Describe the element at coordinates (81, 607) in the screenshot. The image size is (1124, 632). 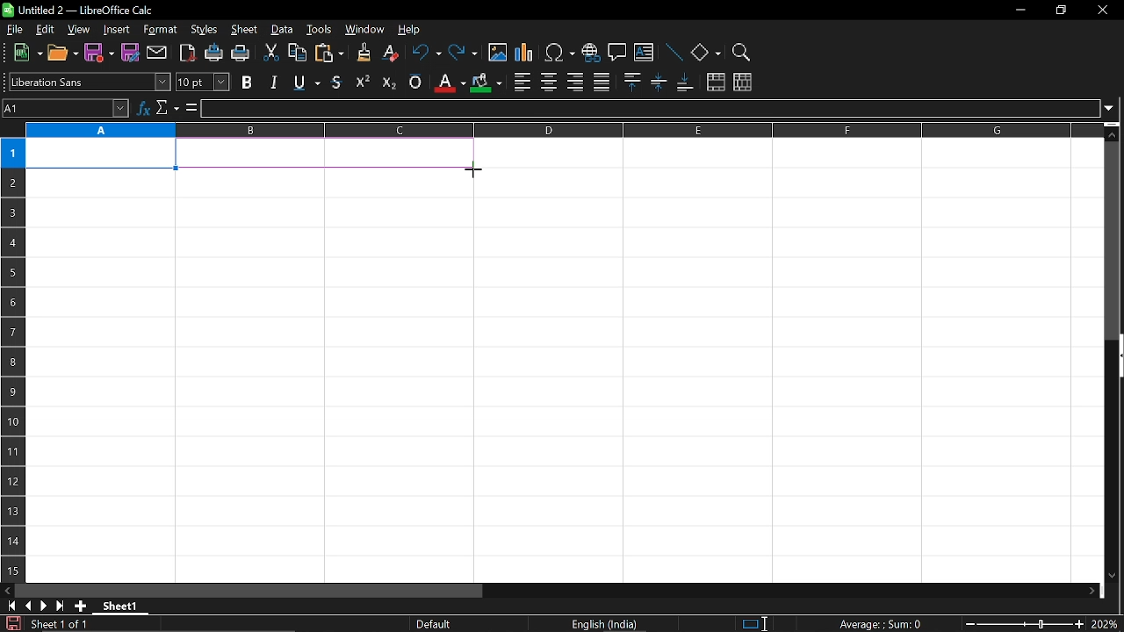
I see `add sheet` at that location.